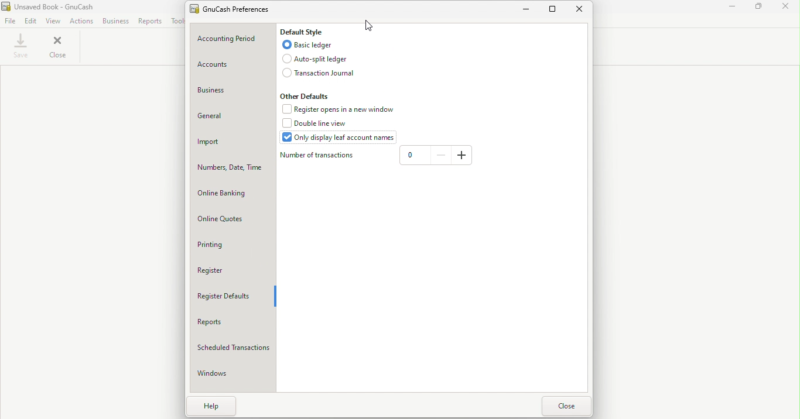 This screenshot has height=419, width=800. What do you see at coordinates (230, 169) in the screenshot?
I see `Numbers, date, time` at bounding box center [230, 169].